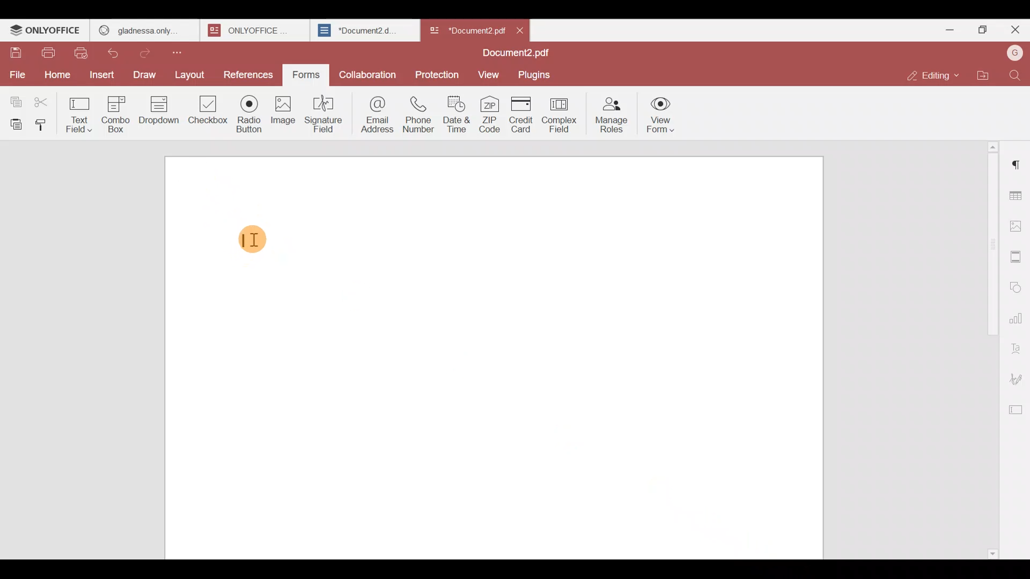 The height and width of the screenshot is (579, 1030). Describe the element at coordinates (302, 75) in the screenshot. I see `Forms` at that location.